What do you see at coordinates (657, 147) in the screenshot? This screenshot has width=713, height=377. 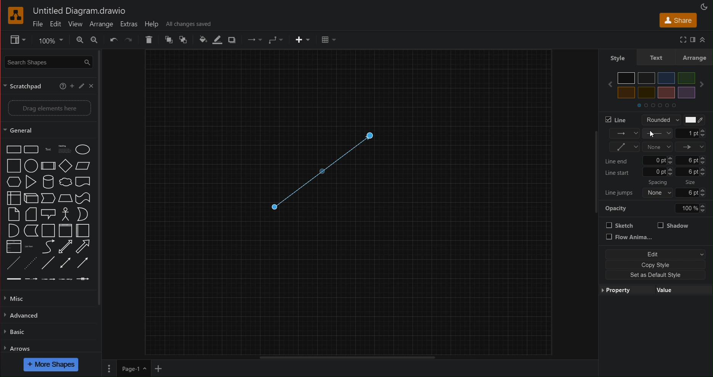 I see `None` at bounding box center [657, 147].